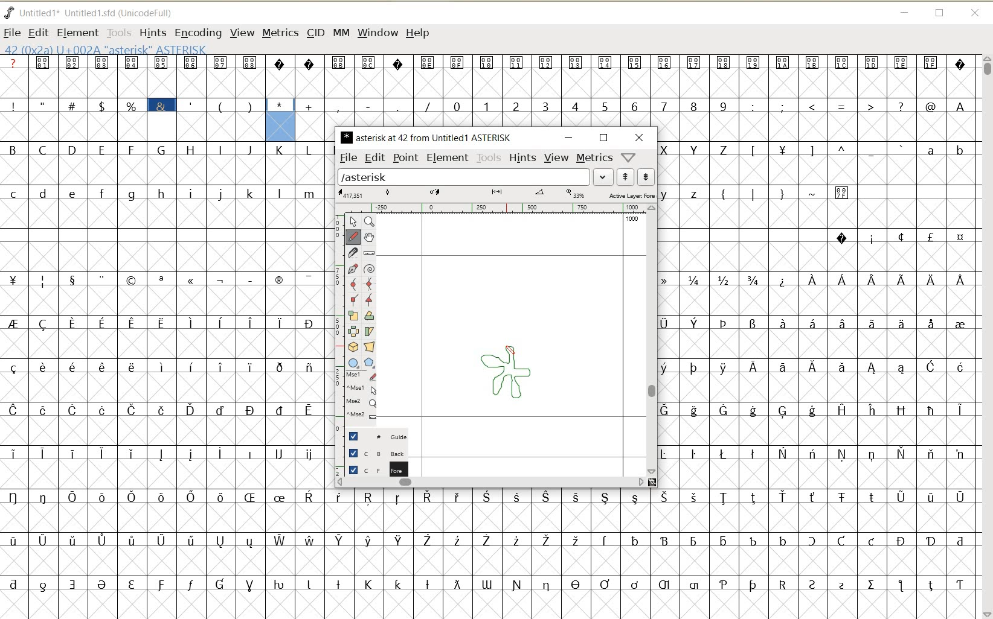 This screenshot has width=993, height=619. What do you see at coordinates (464, 177) in the screenshot?
I see `load word list` at bounding box center [464, 177].